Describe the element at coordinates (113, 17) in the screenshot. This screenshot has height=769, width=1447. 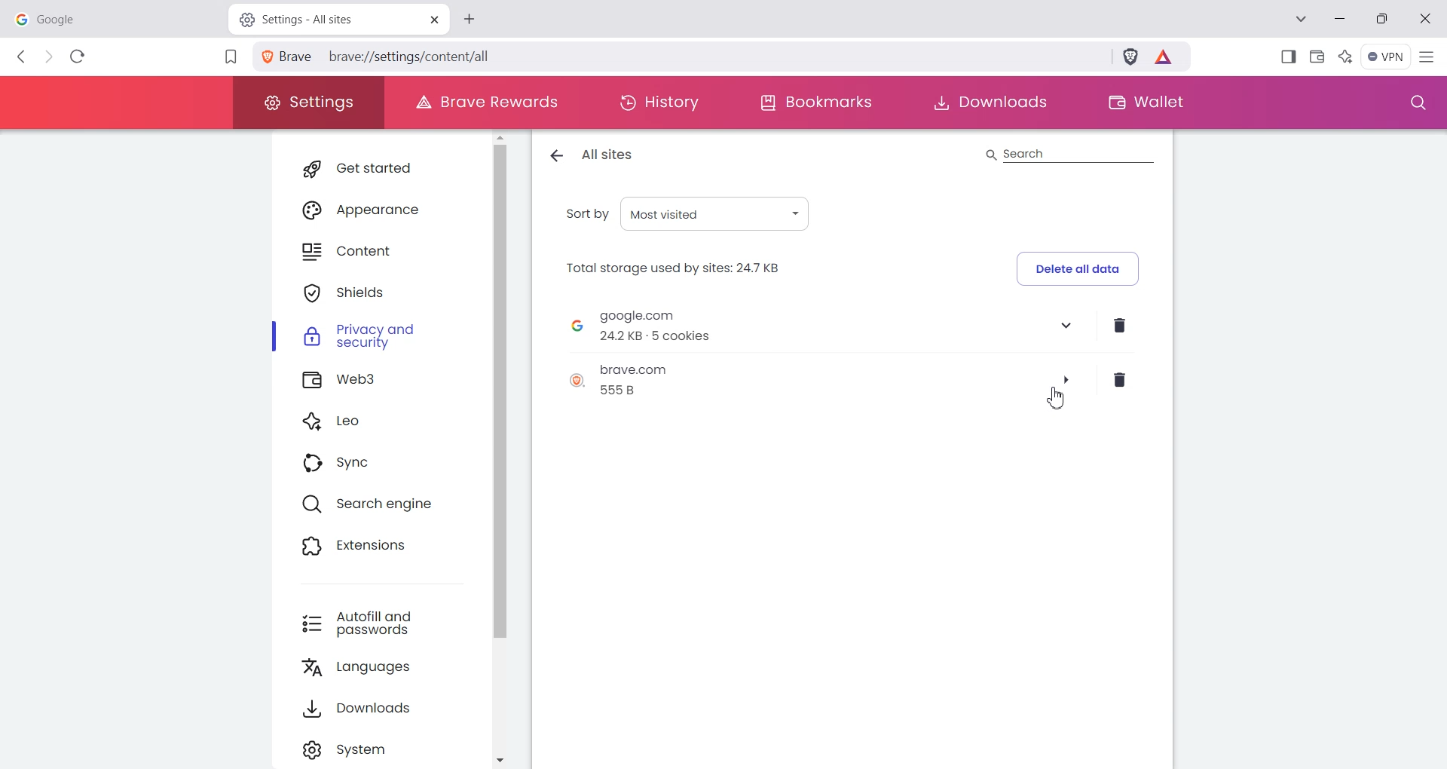
I see `google` at that location.